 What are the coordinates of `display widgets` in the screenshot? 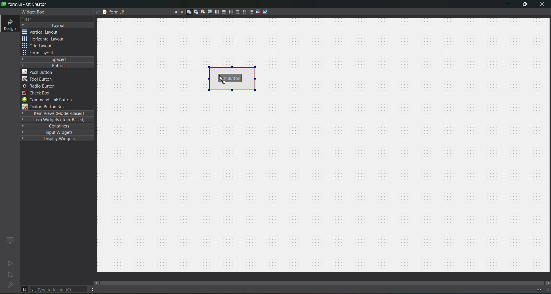 It's located at (53, 139).